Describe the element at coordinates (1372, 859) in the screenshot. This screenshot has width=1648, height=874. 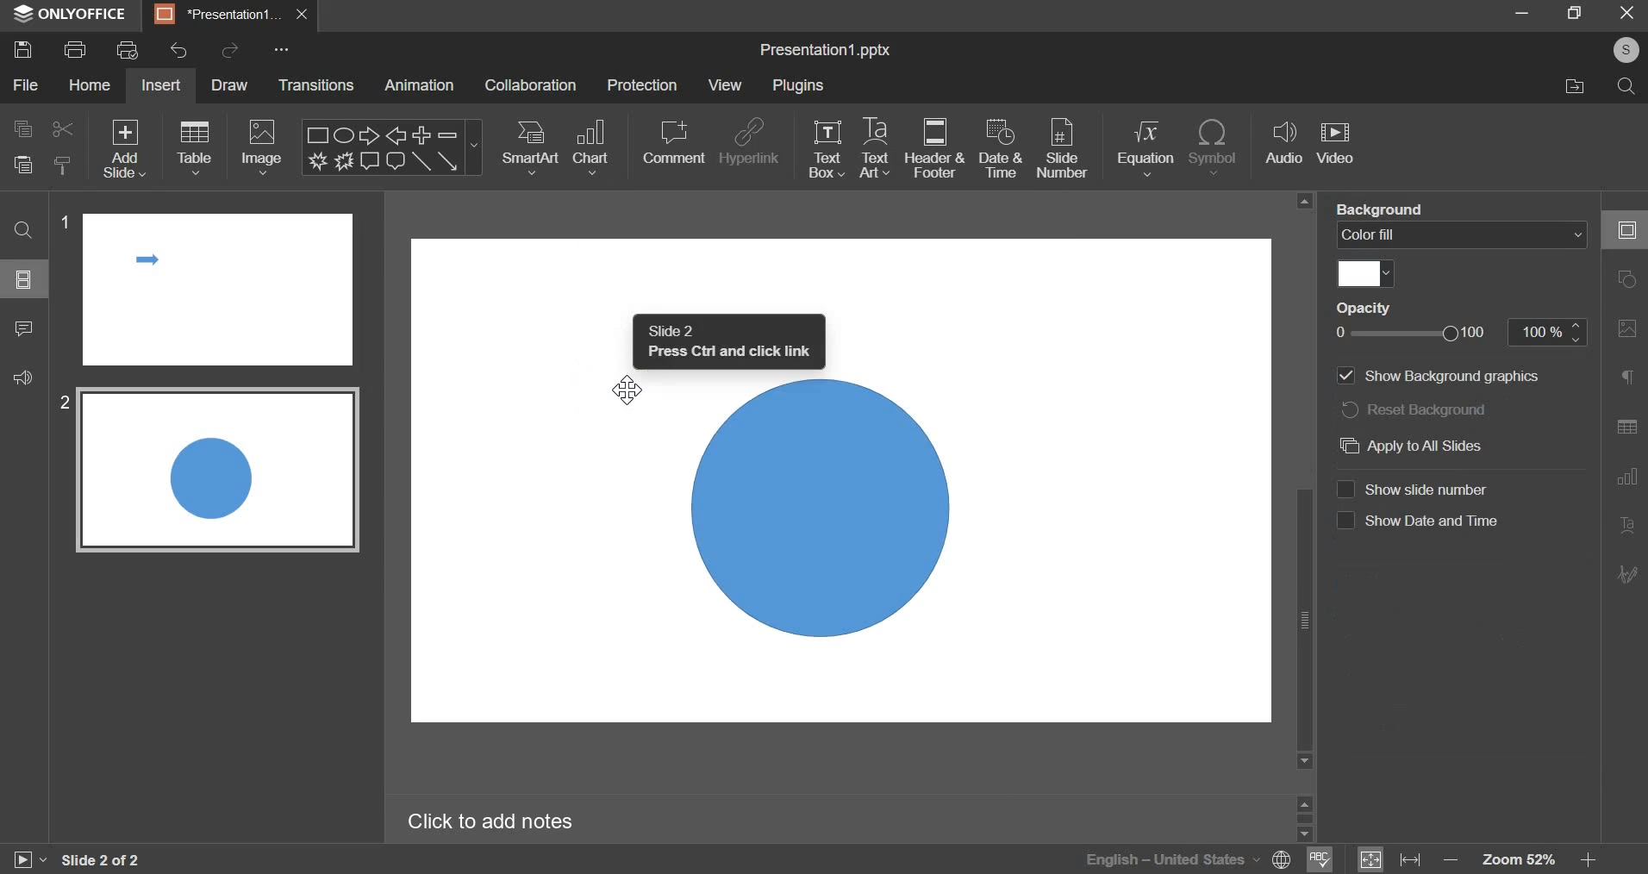
I see `fit to slide` at that location.